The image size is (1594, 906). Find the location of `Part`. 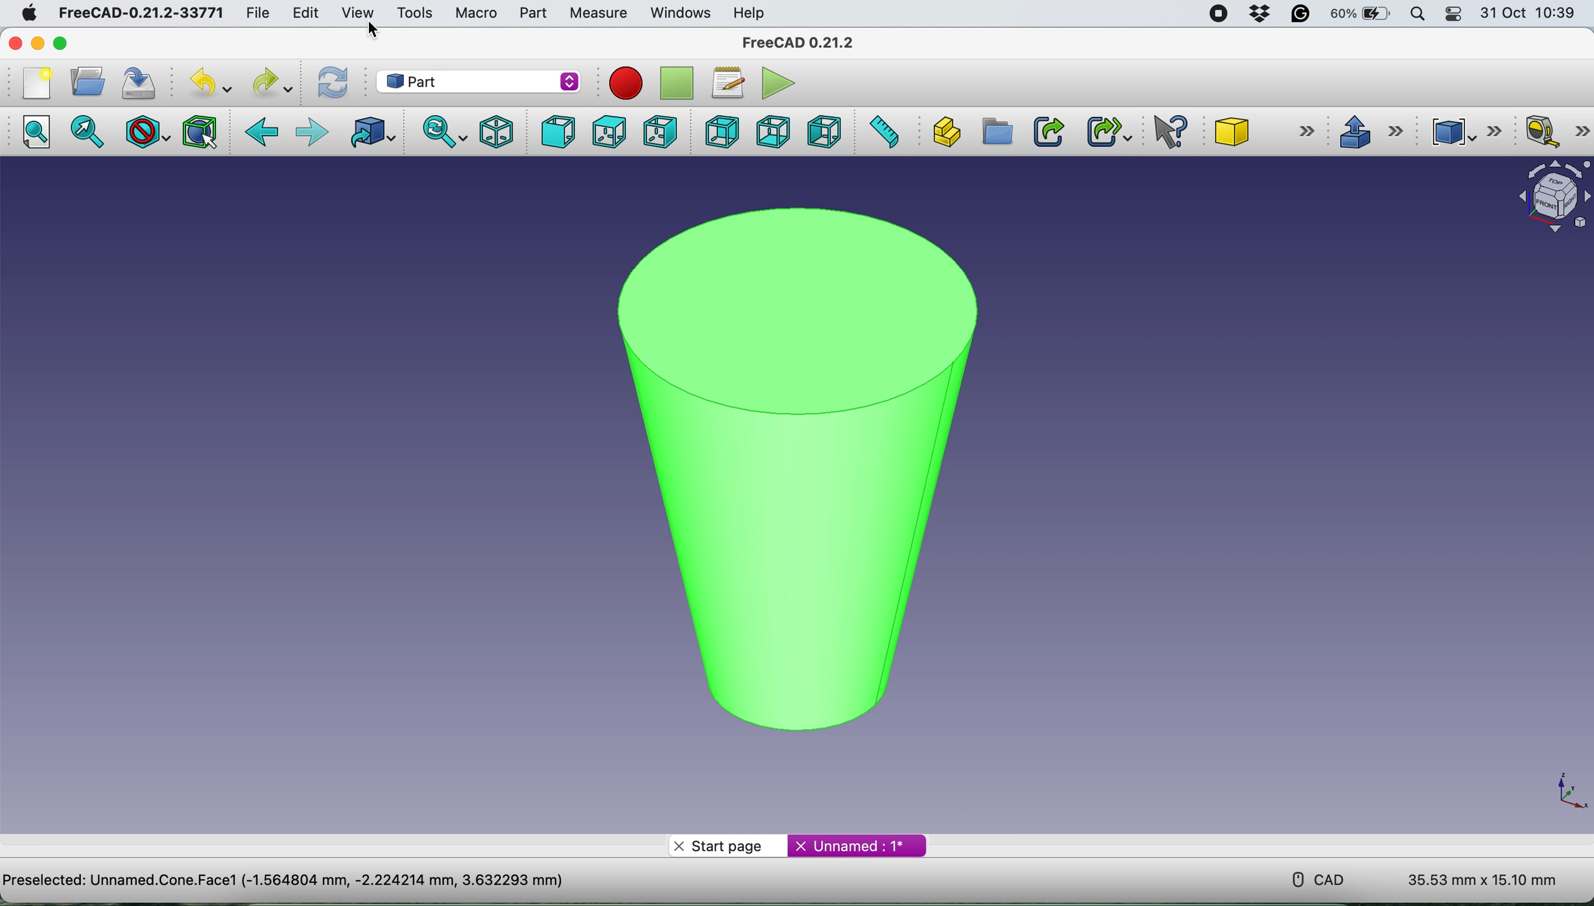

Part is located at coordinates (475, 82).